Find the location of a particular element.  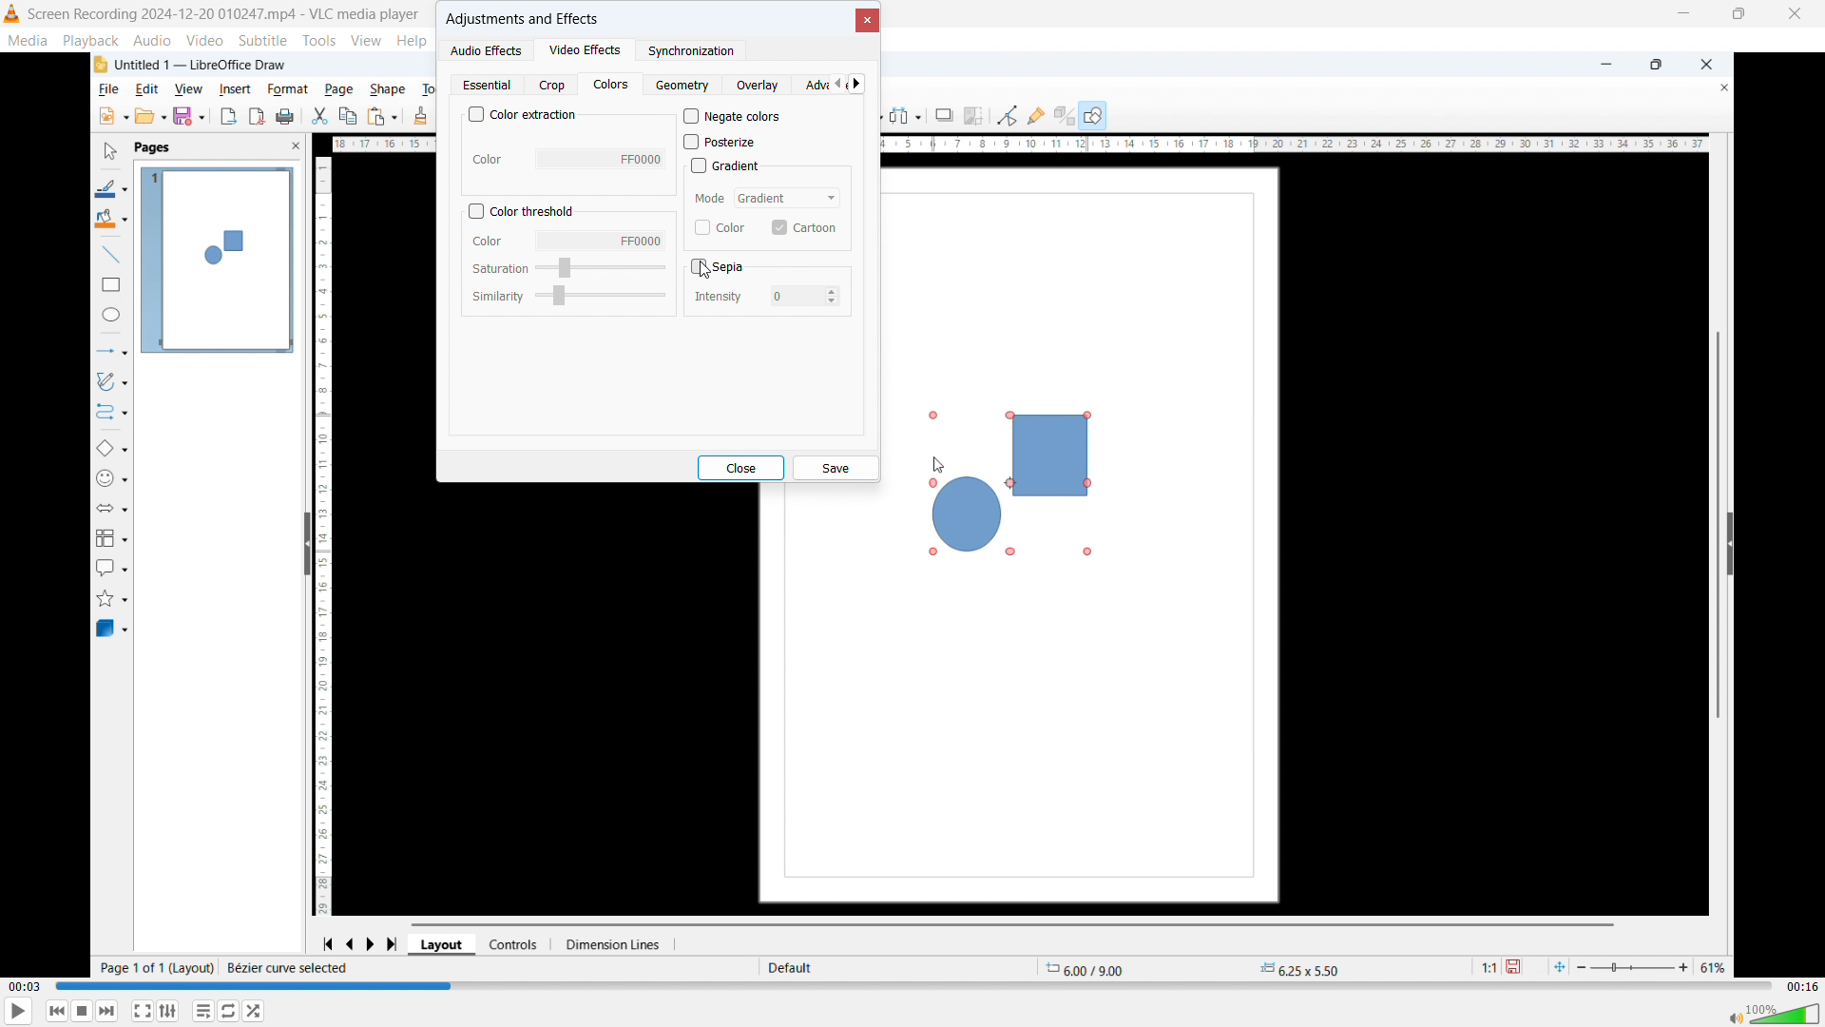

Screen Recording 2024-12-20 010247.mp4 - VLC media player is located at coordinates (215, 15).